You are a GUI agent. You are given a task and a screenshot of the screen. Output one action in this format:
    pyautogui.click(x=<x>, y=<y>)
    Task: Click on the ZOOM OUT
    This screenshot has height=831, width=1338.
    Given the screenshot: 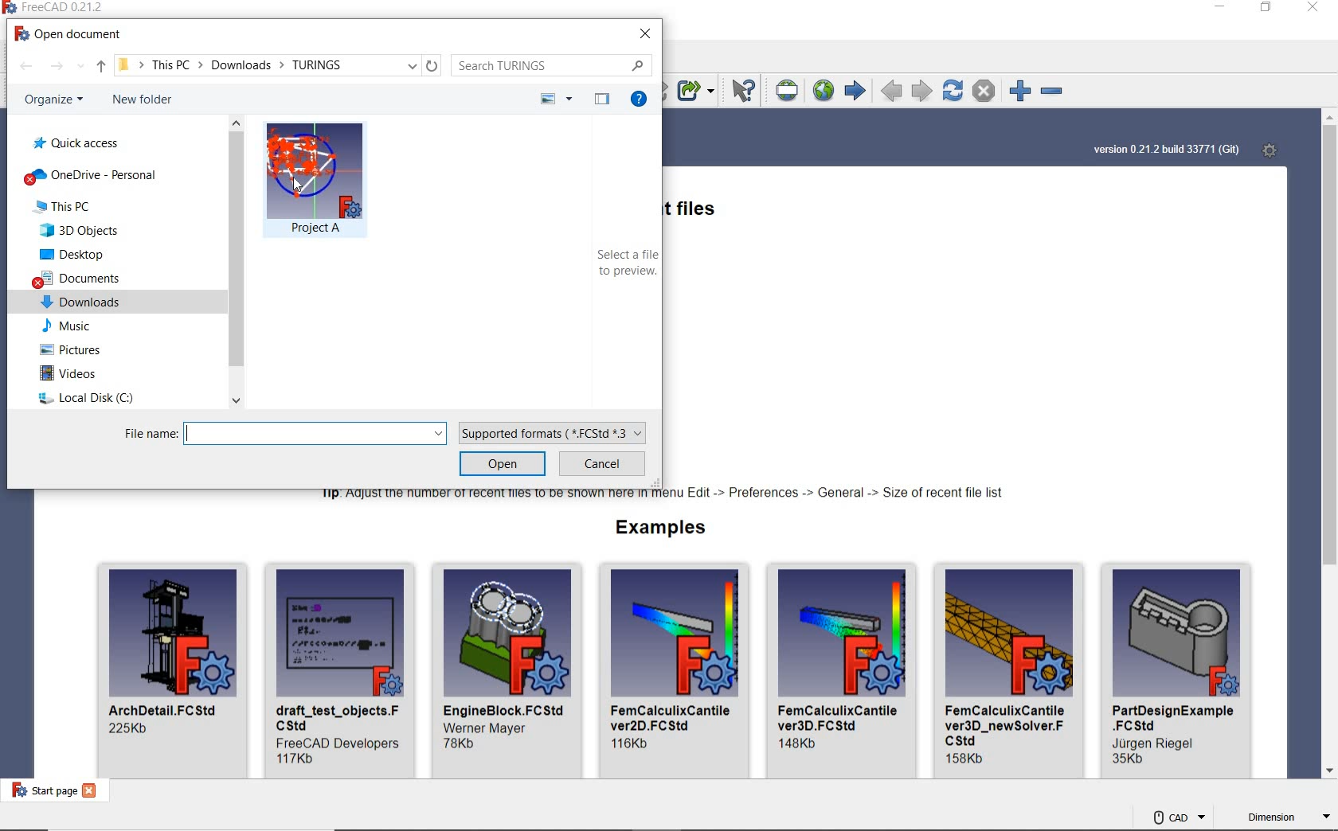 What is the action you would take?
    pyautogui.click(x=1054, y=92)
    